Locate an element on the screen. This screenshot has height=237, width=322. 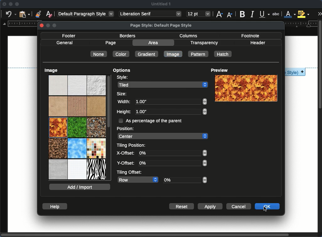
ok is located at coordinates (268, 206).